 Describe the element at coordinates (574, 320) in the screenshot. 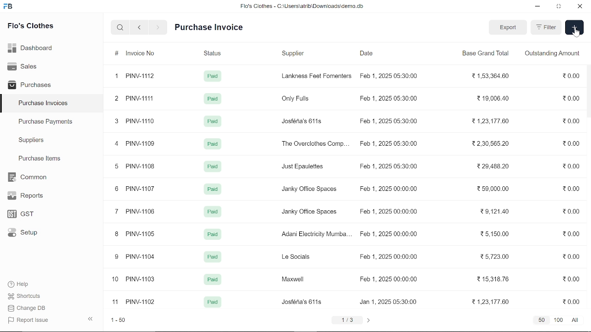

I see `All` at that location.